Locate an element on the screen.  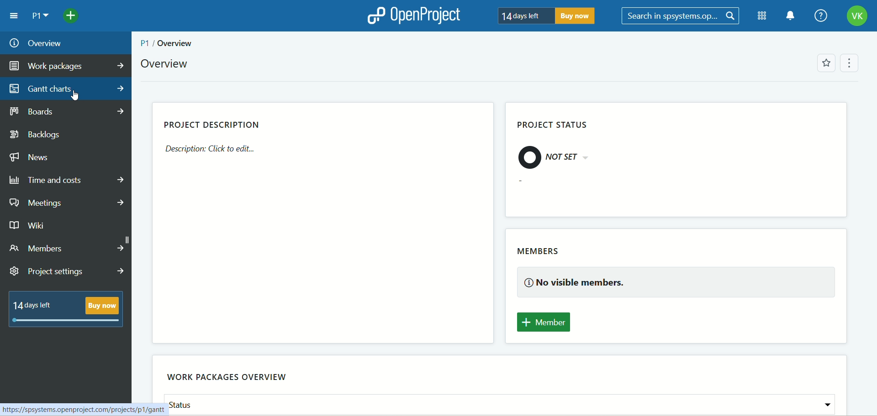
backlog is located at coordinates (42, 135).